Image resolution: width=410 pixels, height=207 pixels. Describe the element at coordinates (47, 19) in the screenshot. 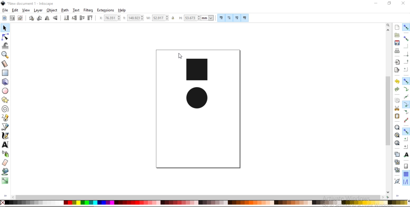

I see `flip horizontal` at that location.